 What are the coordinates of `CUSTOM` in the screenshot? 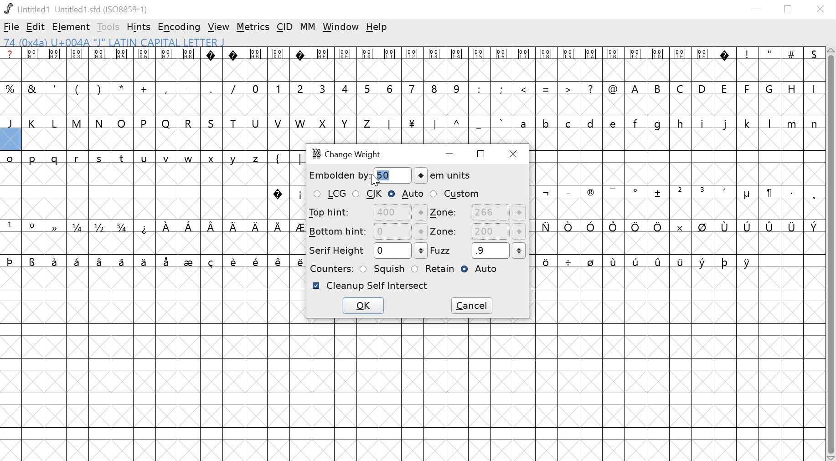 It's located at (455, 194).